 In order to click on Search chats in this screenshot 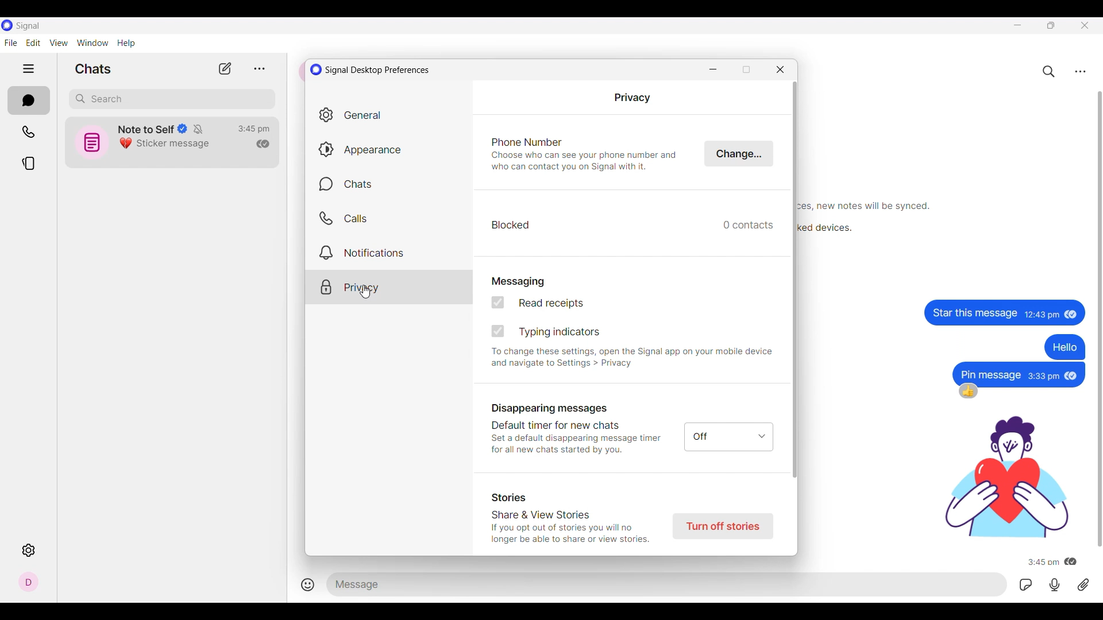, I will do `click(1049, 72)`.